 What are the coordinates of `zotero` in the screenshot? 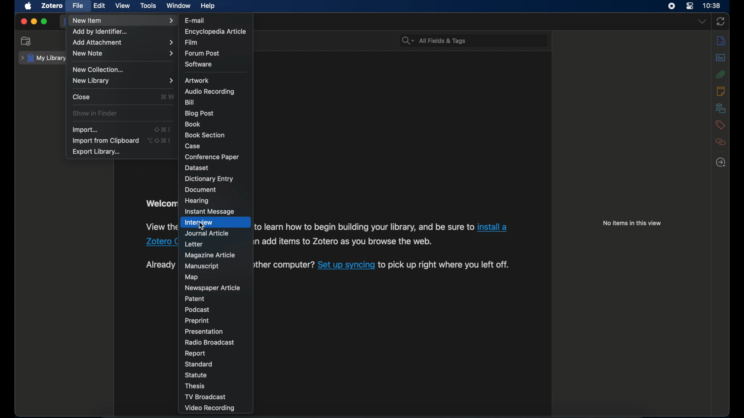 It's located at (53, 6).